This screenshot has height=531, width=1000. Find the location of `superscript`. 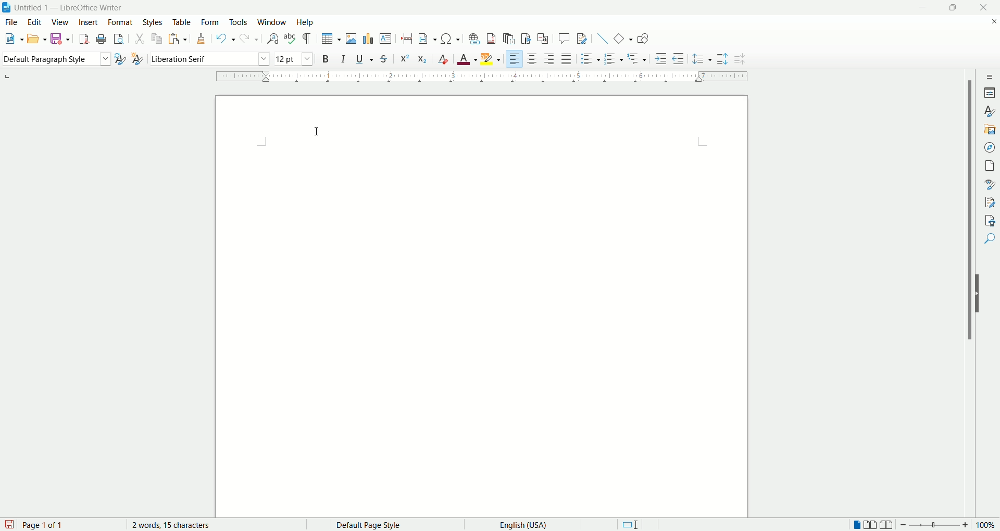

superscript is located at coordinates (402, 59).